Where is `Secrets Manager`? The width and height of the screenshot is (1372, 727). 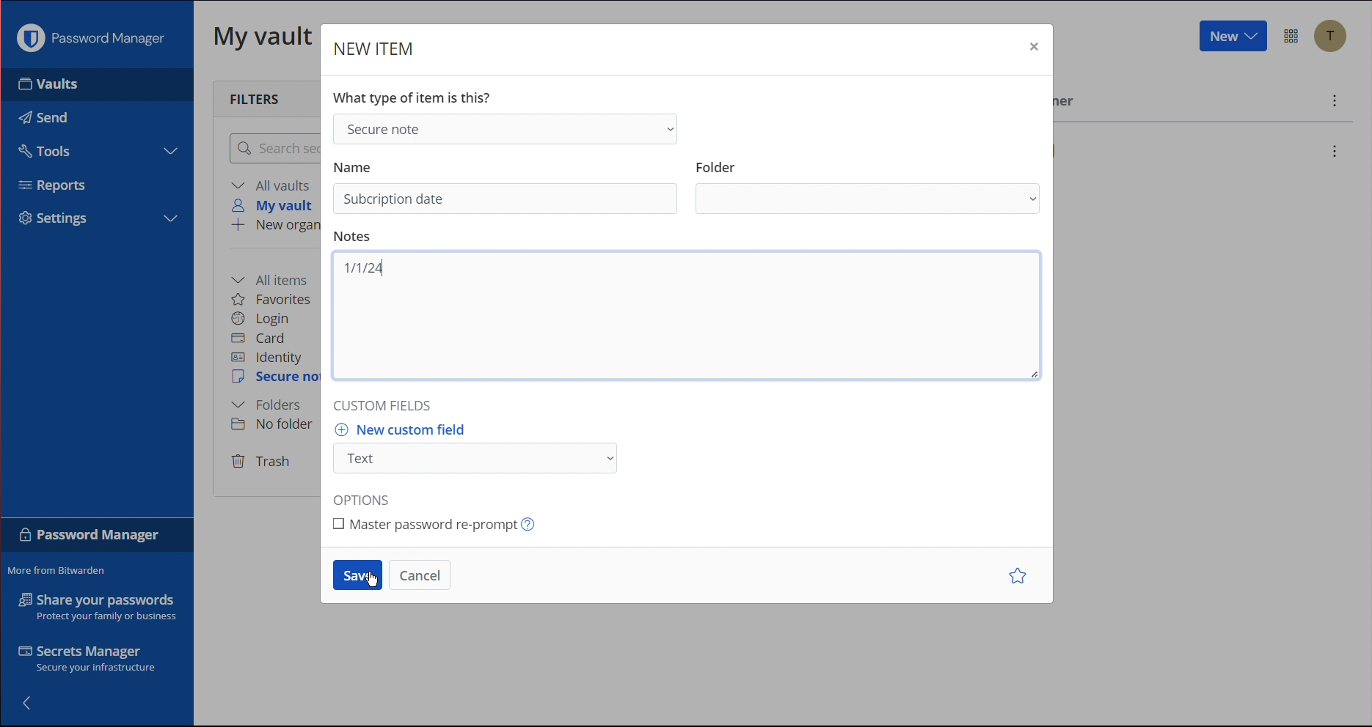 Secrets Manager is located at coordinates (90, 661).